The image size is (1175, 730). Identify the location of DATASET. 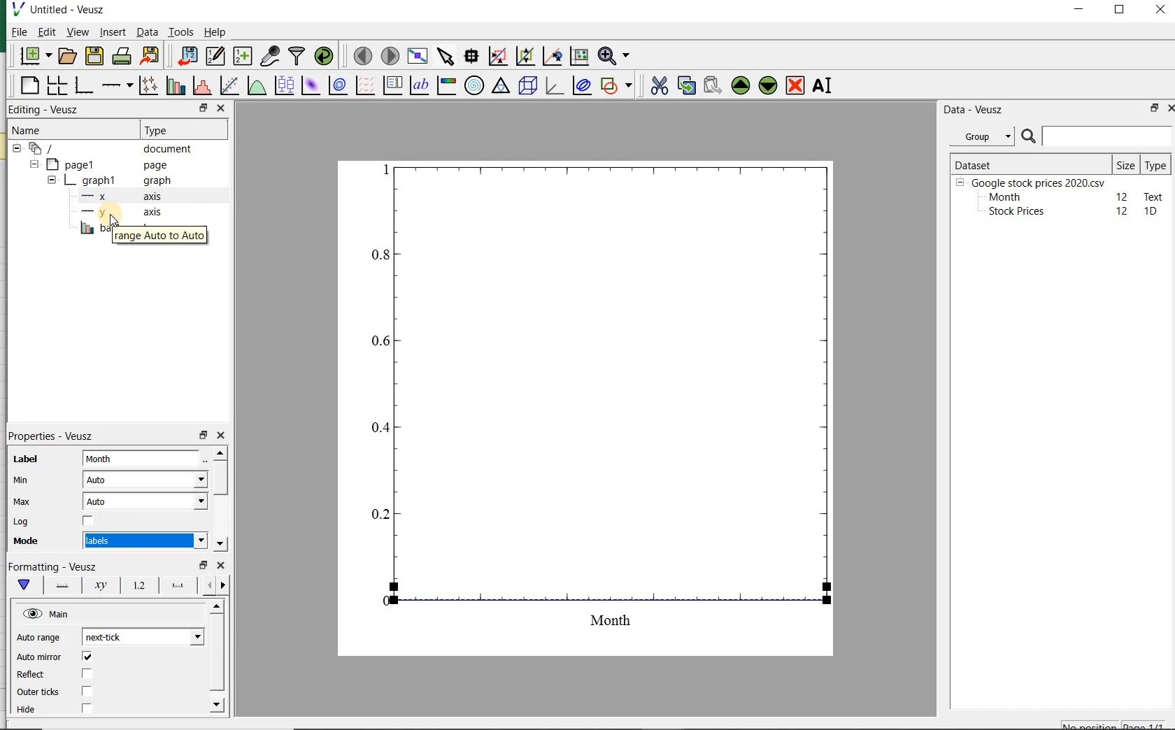
(1030, 162).